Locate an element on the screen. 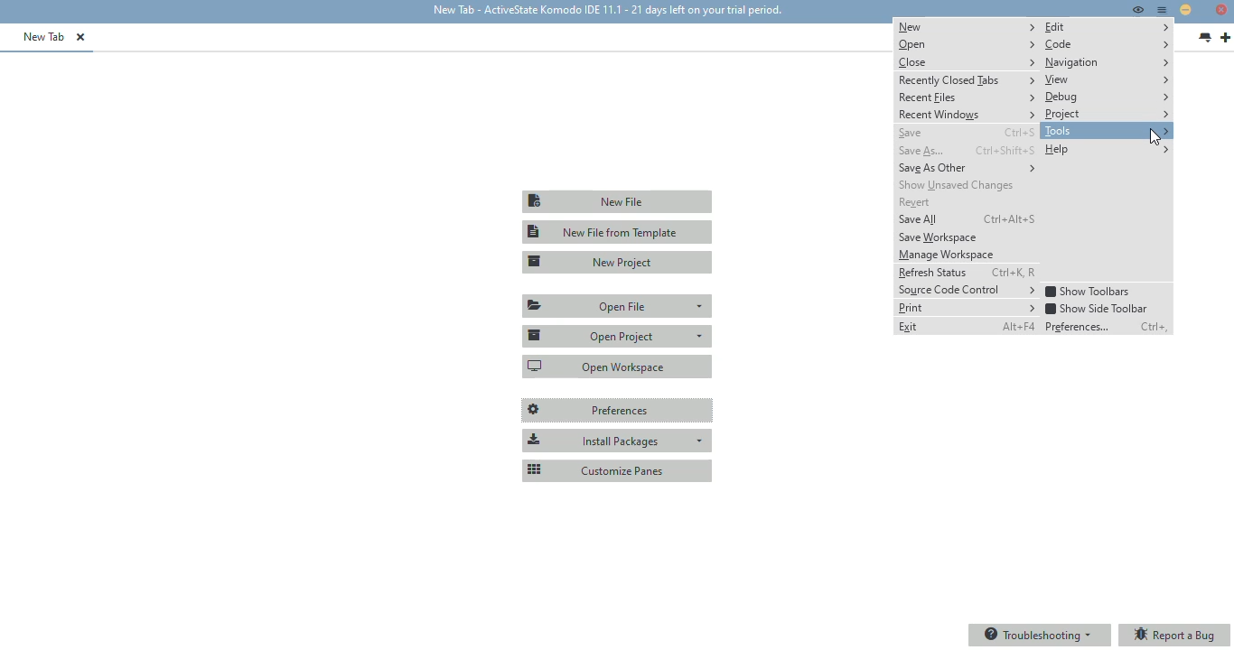 The image size is (1234, 650). view is located at coordinates (1107, 79).